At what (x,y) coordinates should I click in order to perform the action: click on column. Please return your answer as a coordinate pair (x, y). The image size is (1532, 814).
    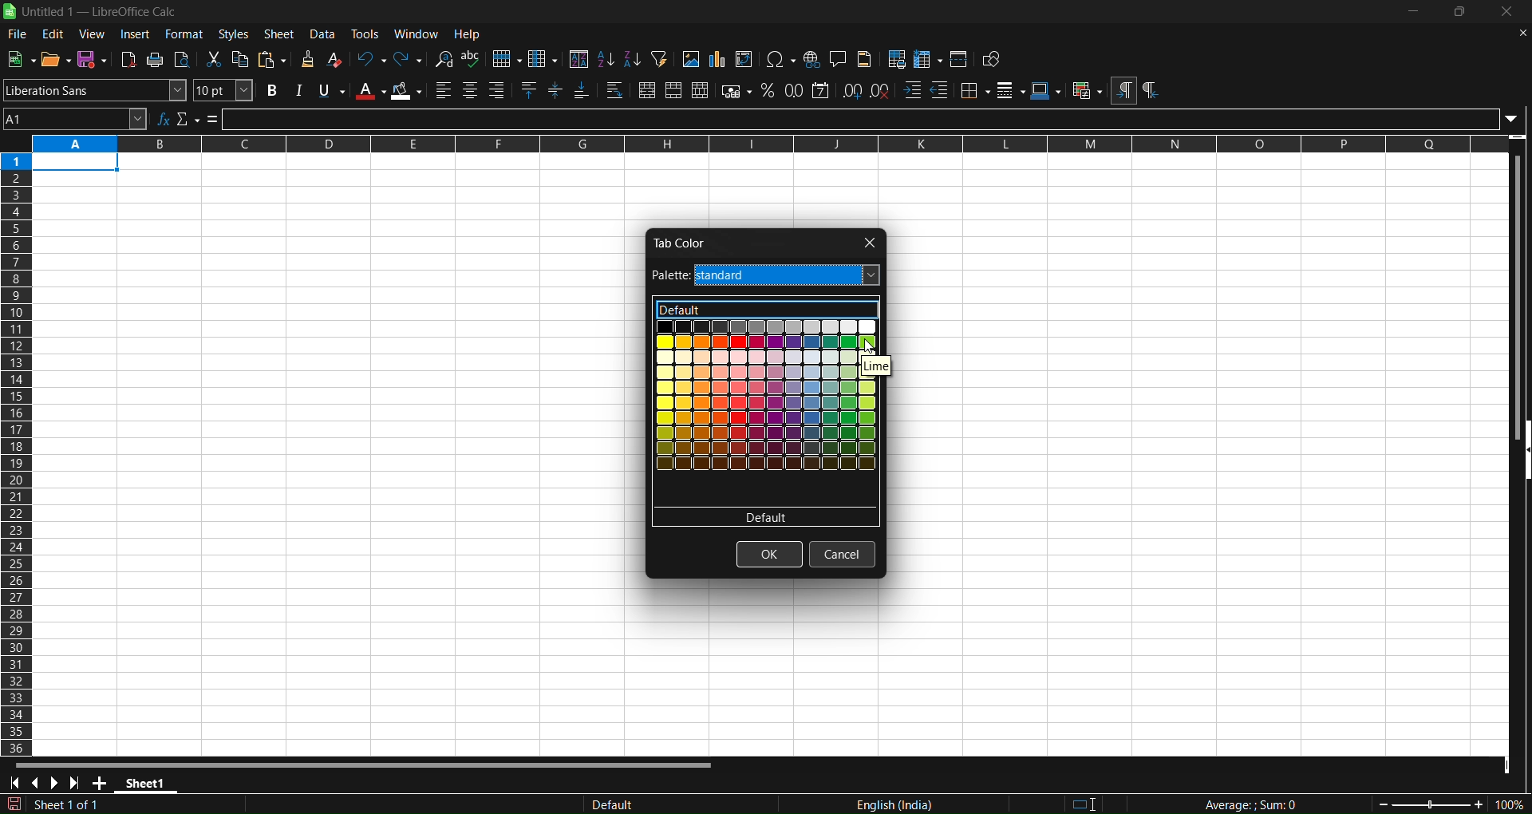
    Looking at the image, I should click on (544, 58).